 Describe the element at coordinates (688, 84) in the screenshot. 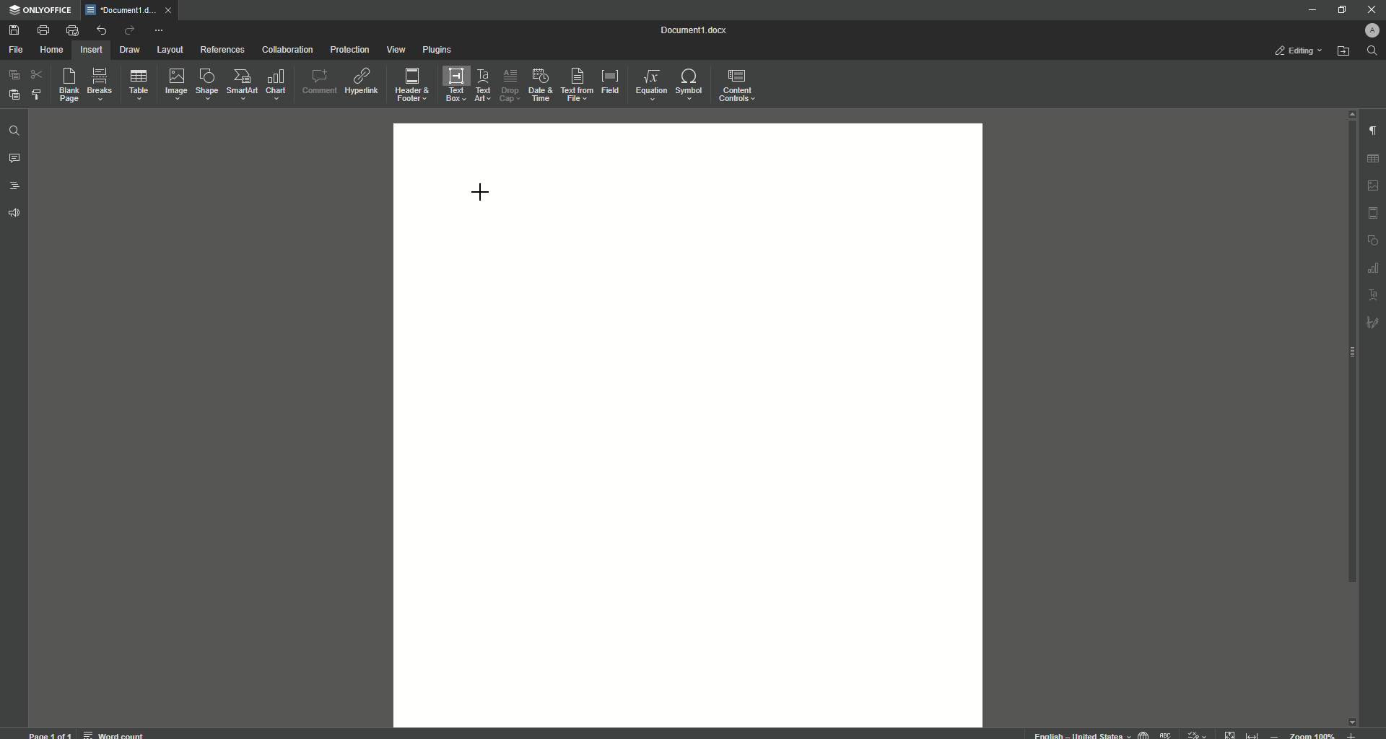

I see `Symbols` at that location.